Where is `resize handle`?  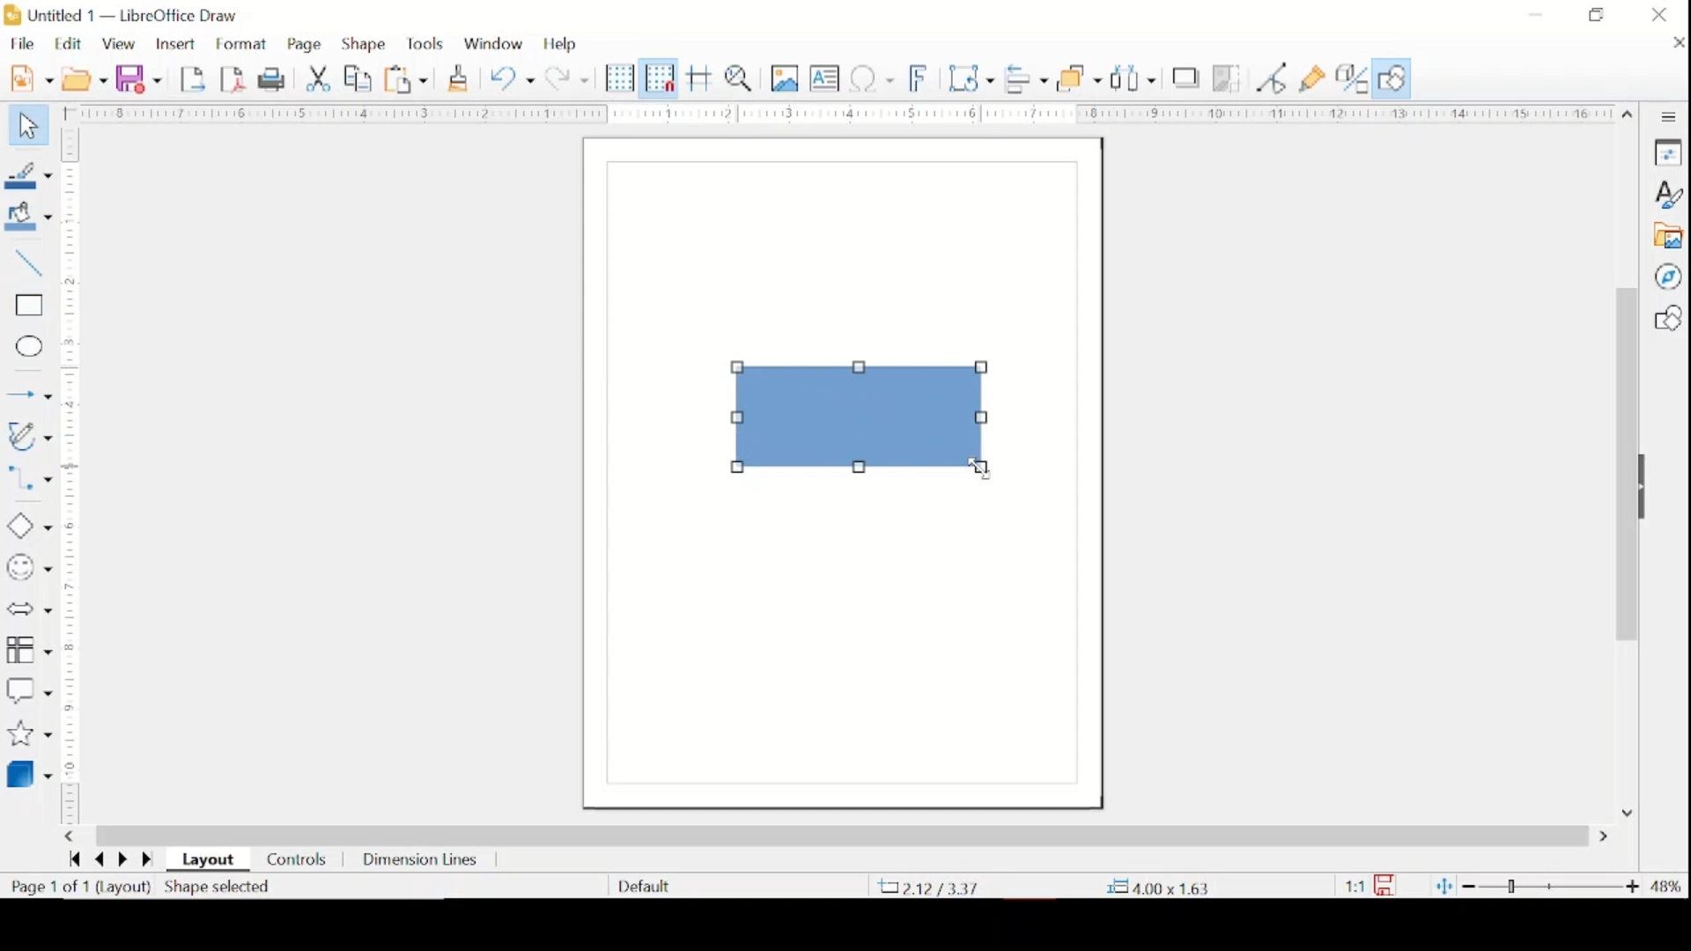
resize handle is located at coordinates (861, 468).